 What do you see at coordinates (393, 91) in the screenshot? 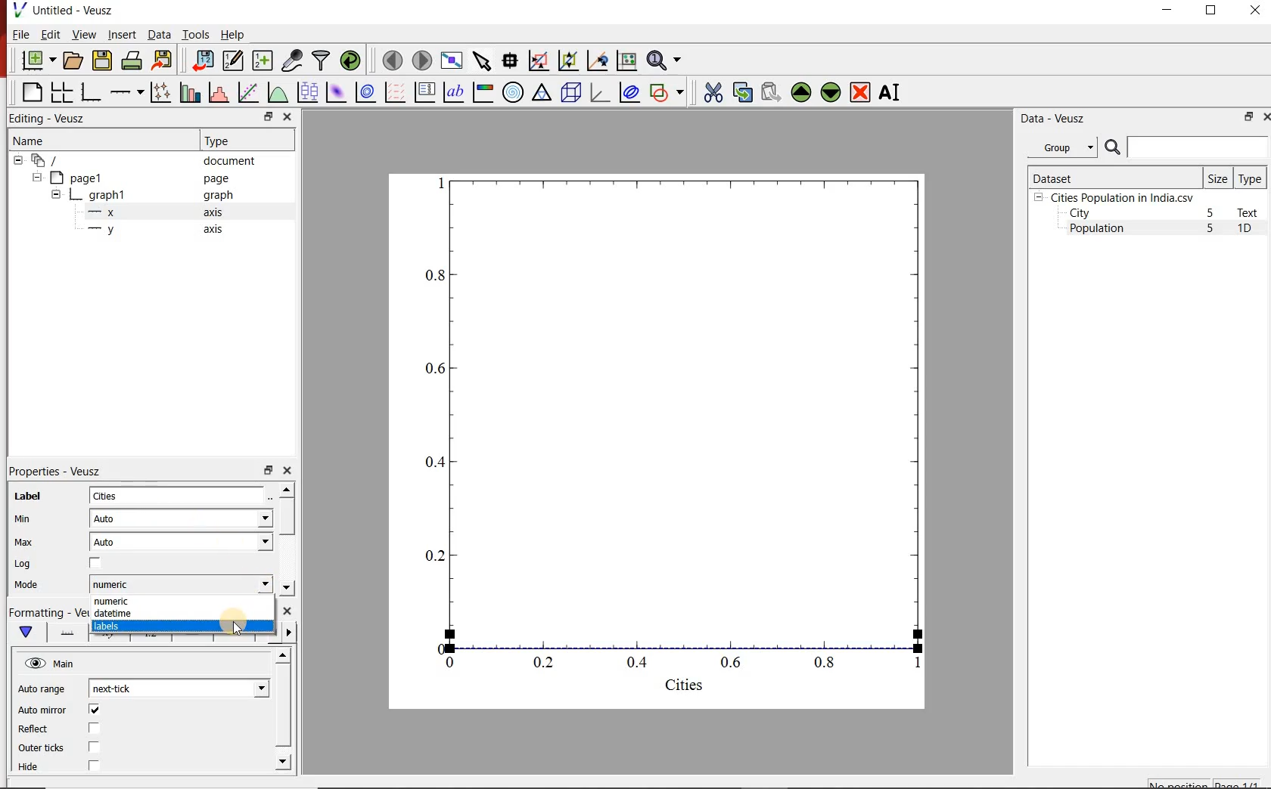
I see `plot a vector field` at bounding box center [393, 91].